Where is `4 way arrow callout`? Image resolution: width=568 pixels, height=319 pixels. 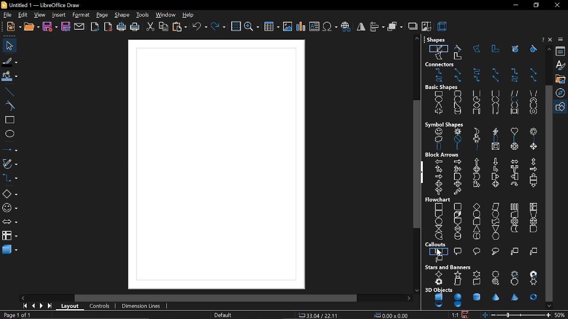 4 way arrow callout is located at coordinates (495, 184).